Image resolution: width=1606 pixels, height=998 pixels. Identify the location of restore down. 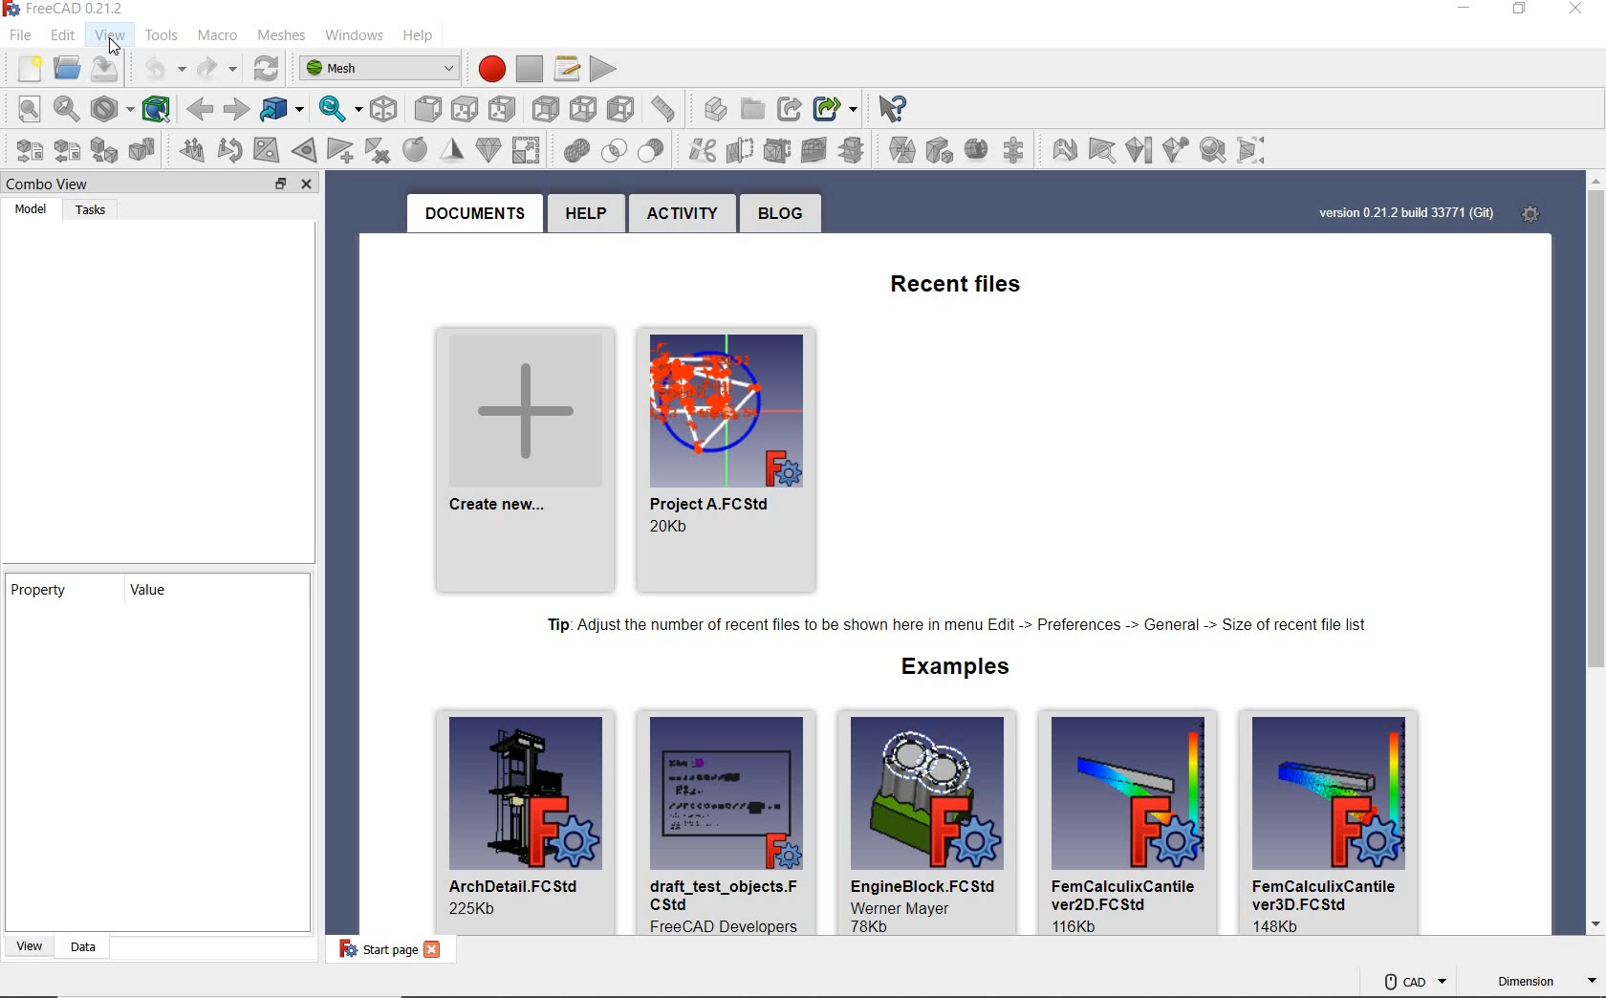
(276, 184).